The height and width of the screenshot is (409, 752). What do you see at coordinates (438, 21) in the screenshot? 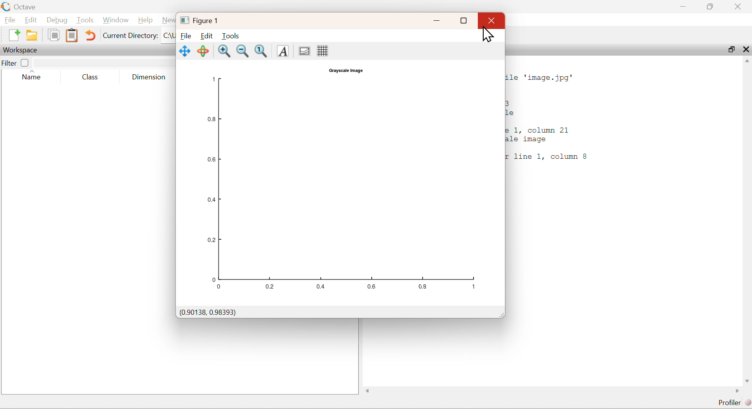
I see `Minimize` at bounding box center [438, 21].